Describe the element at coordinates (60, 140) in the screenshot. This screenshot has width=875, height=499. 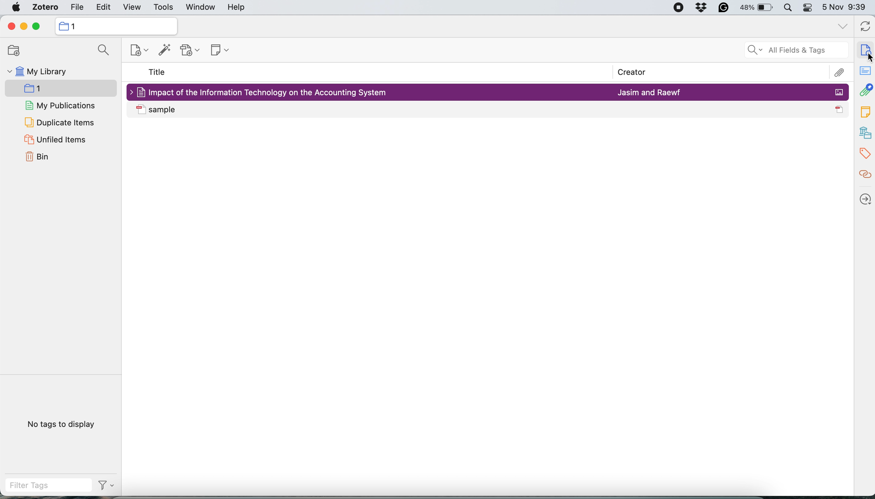
I see `unfiled items` at that location.